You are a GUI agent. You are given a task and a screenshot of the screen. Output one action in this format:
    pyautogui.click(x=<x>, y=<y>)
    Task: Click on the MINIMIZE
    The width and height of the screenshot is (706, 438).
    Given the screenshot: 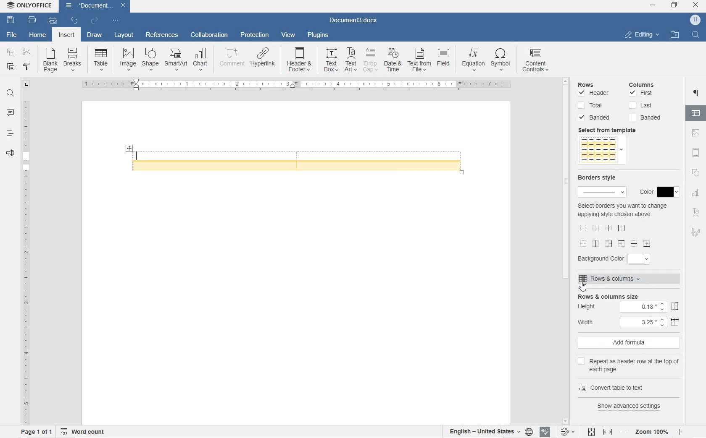 What is the action you would take?
    pyautogui.click(x=653, y=5)
    